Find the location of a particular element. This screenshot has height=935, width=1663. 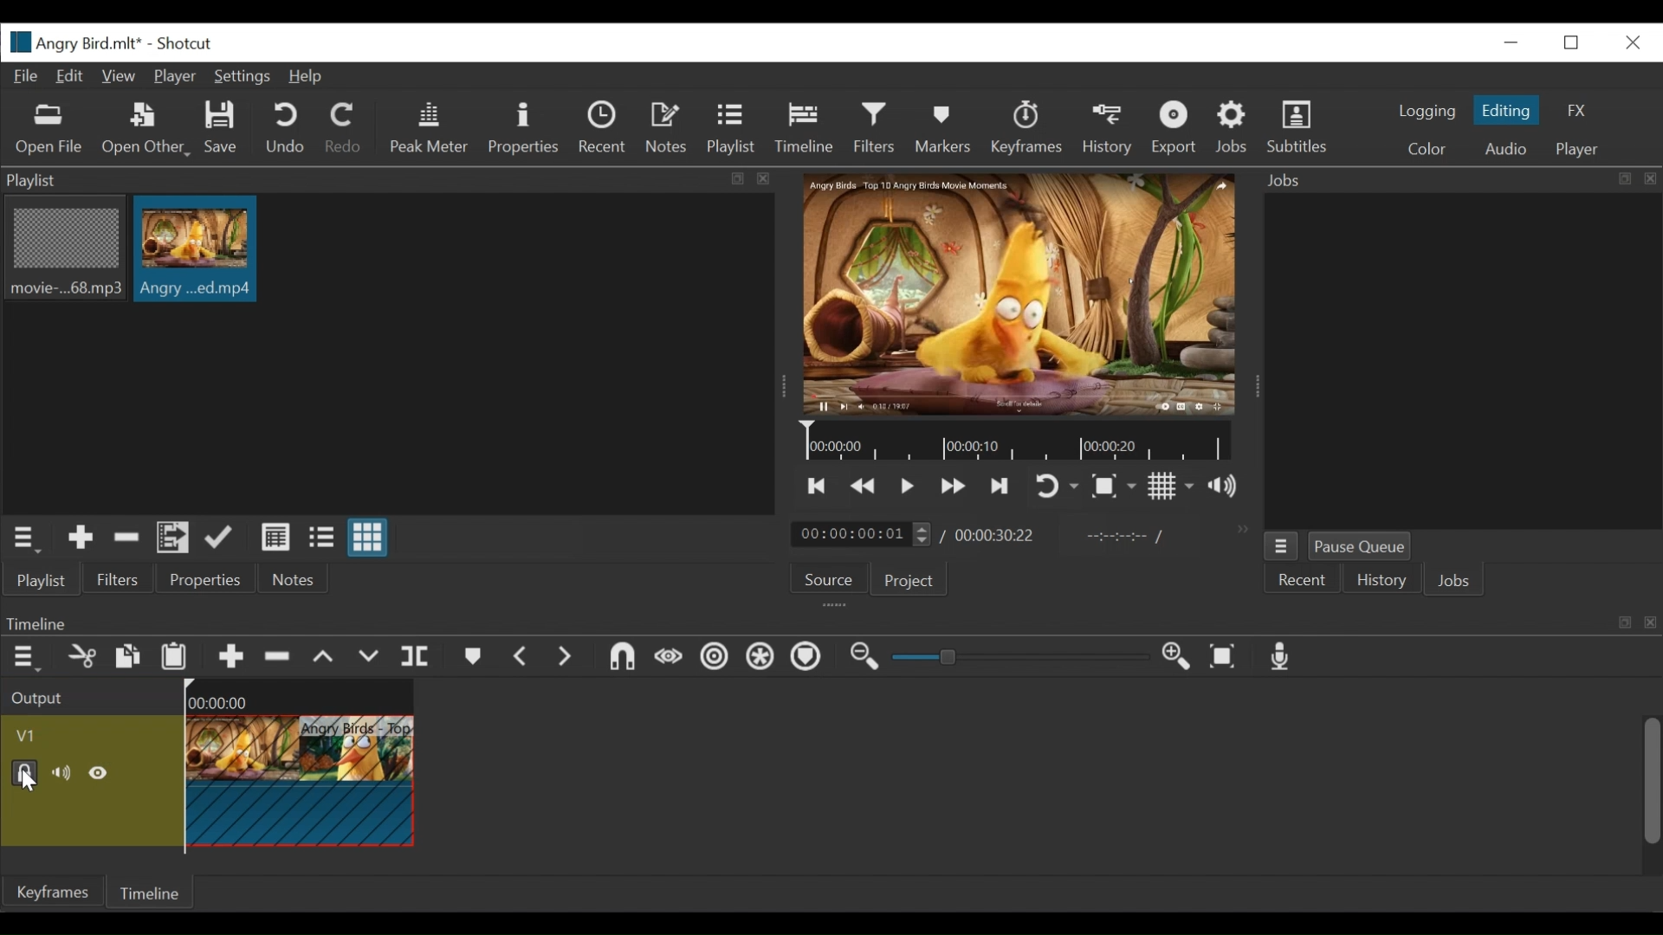

FX is located at coordinates (1579, 110).